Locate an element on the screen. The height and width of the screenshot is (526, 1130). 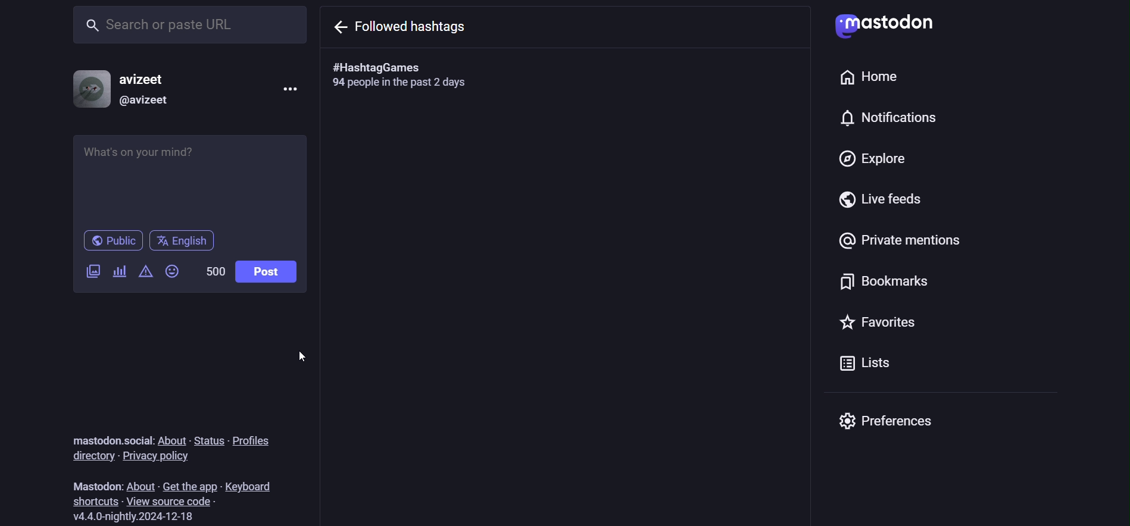
emojis is located at coordinates (176, 271).